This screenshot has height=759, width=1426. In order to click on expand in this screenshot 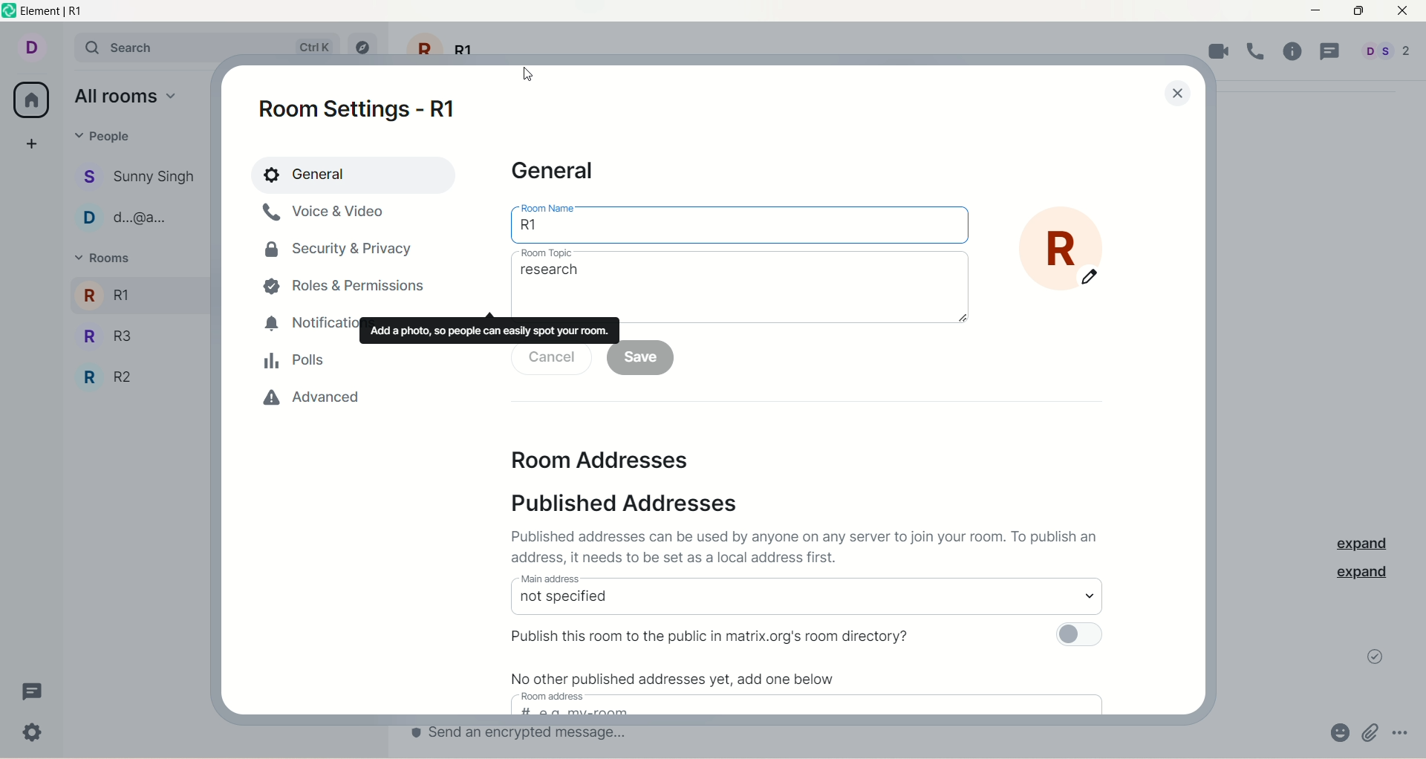, I will do `click(1370, 576)`.